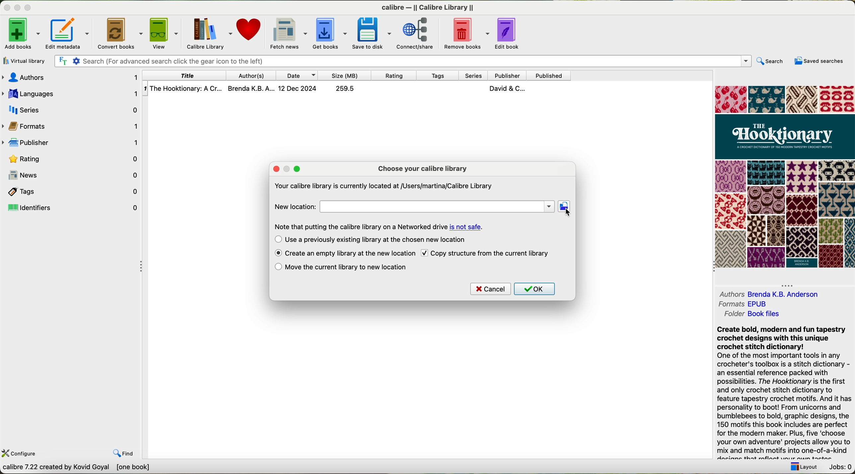 The image size is (855, 474). What do you see at coordinates (535, 289) in the screenshot?
I see `OK` at bounding box center [535, 289].